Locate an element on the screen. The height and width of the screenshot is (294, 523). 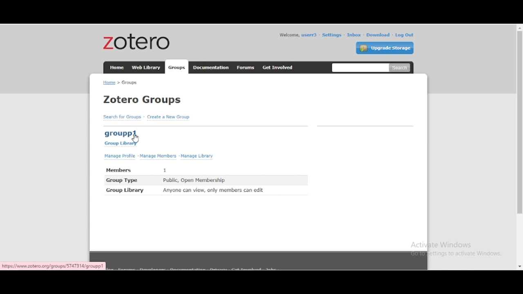
zotero is located at coordinates (137, 41).